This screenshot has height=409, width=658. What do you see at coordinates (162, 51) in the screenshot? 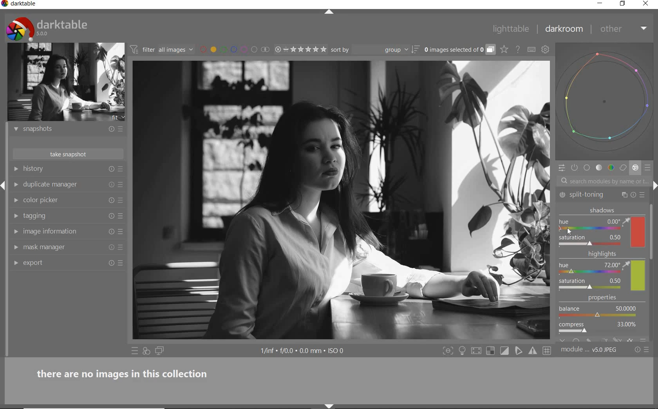
I see `filter images based on their module order` at bounding box center [162, 51].